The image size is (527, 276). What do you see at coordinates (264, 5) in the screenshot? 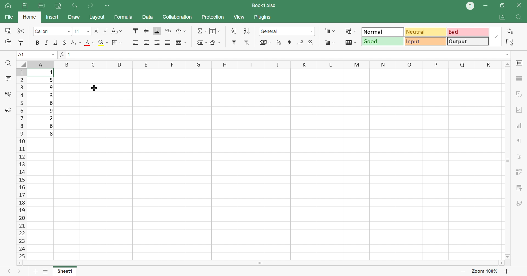
I see `Book1.xlsx` at bounding box center [264, 5].